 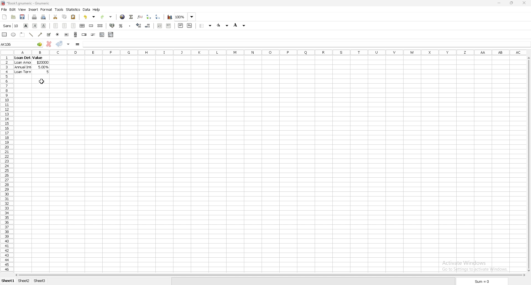 I want to click on summation, so click(x=131, y=17).